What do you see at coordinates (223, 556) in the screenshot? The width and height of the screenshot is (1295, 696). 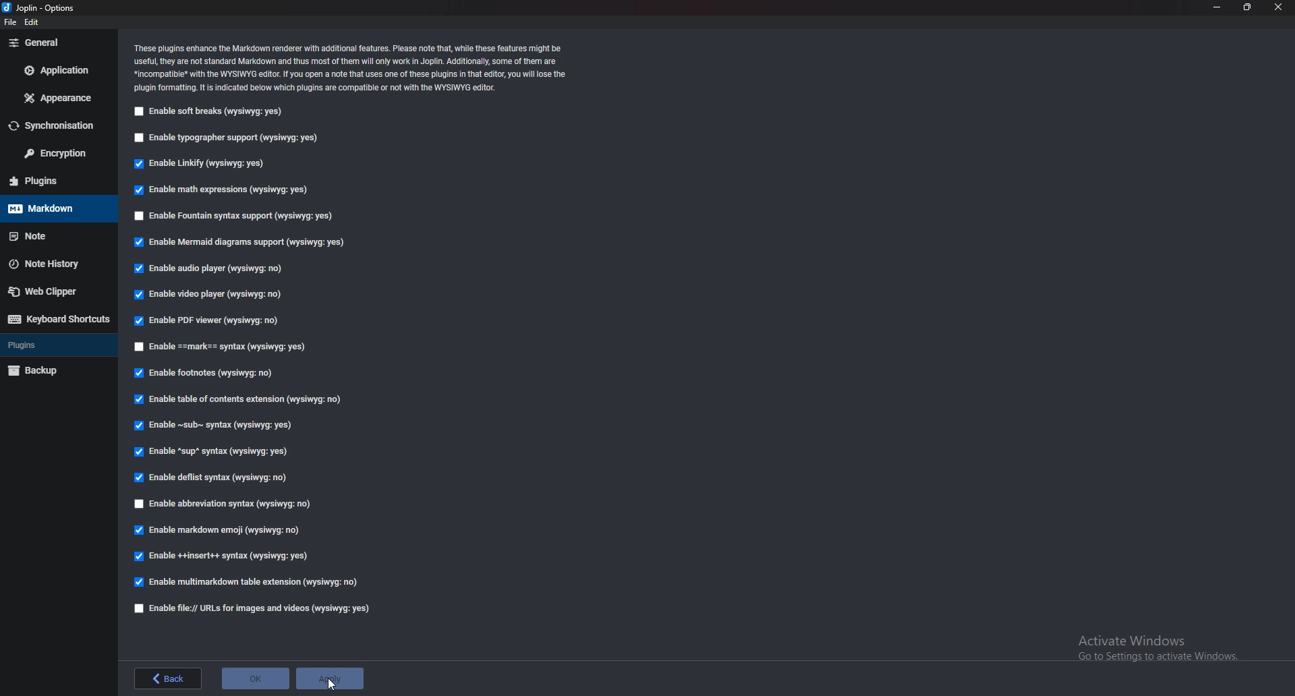 I see `Enable insert syntax` at bounding box center [223, 556].